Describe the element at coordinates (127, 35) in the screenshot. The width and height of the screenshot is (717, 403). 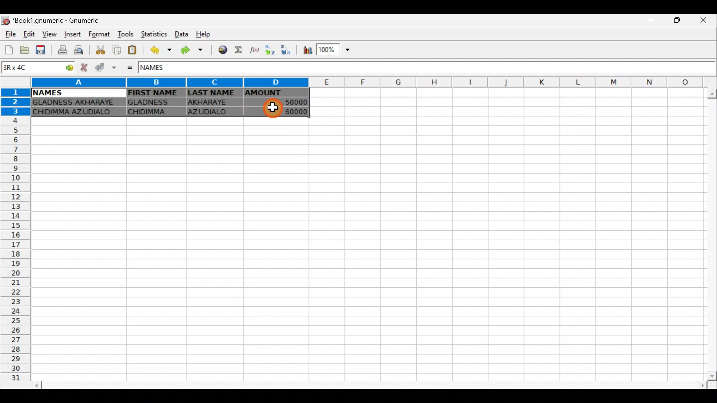
I see `Tools` at that location.